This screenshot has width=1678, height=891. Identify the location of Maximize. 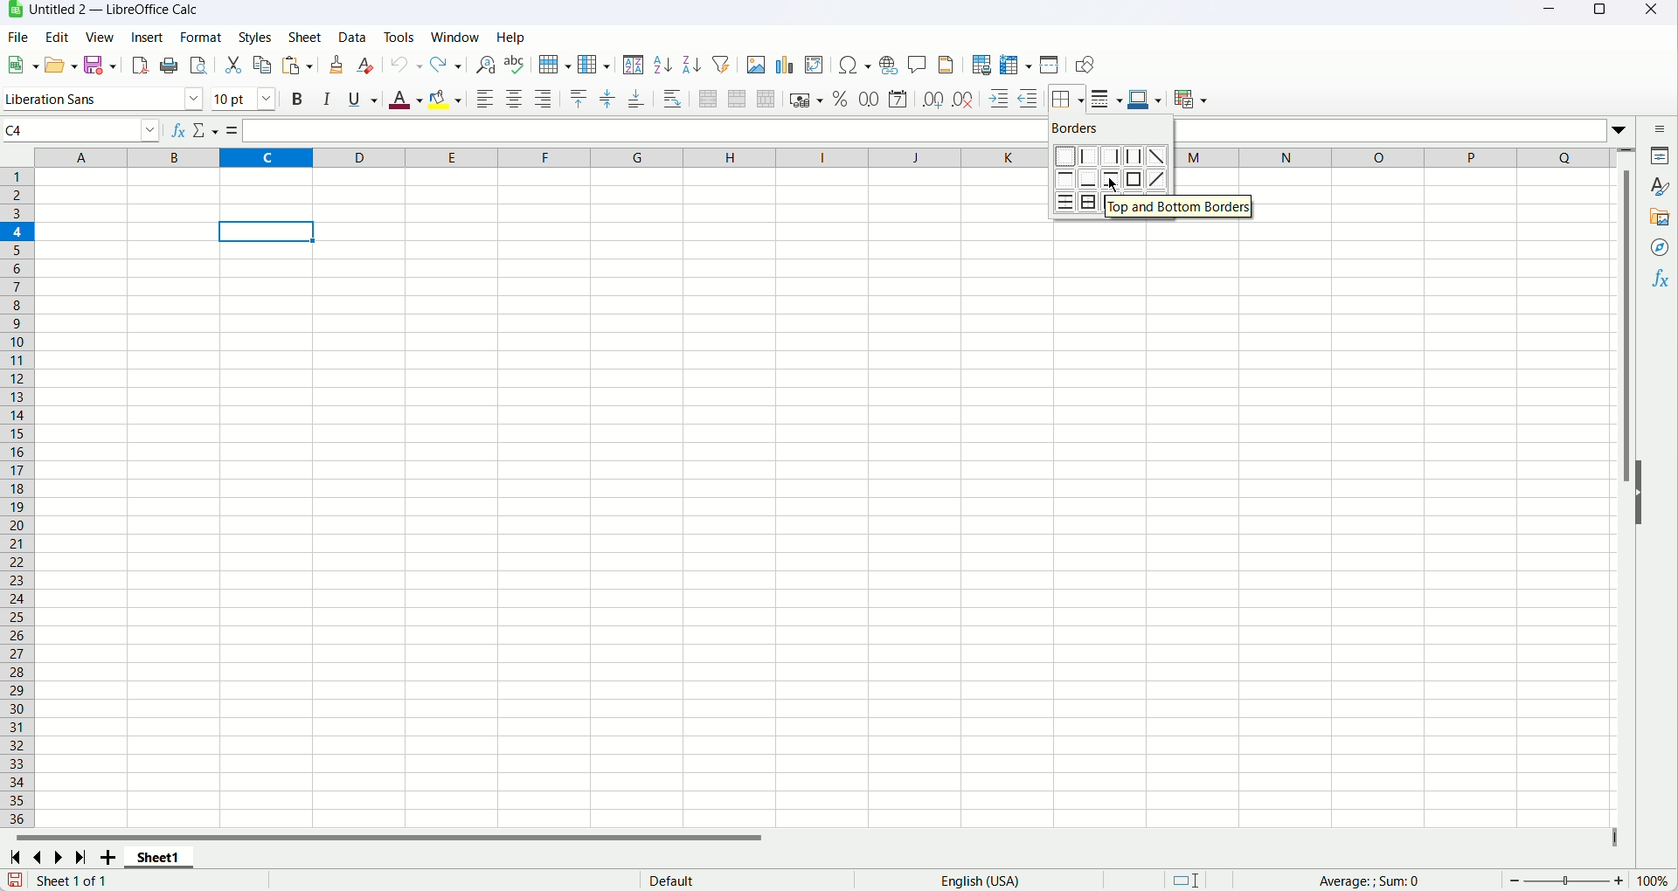
(1598, 13).